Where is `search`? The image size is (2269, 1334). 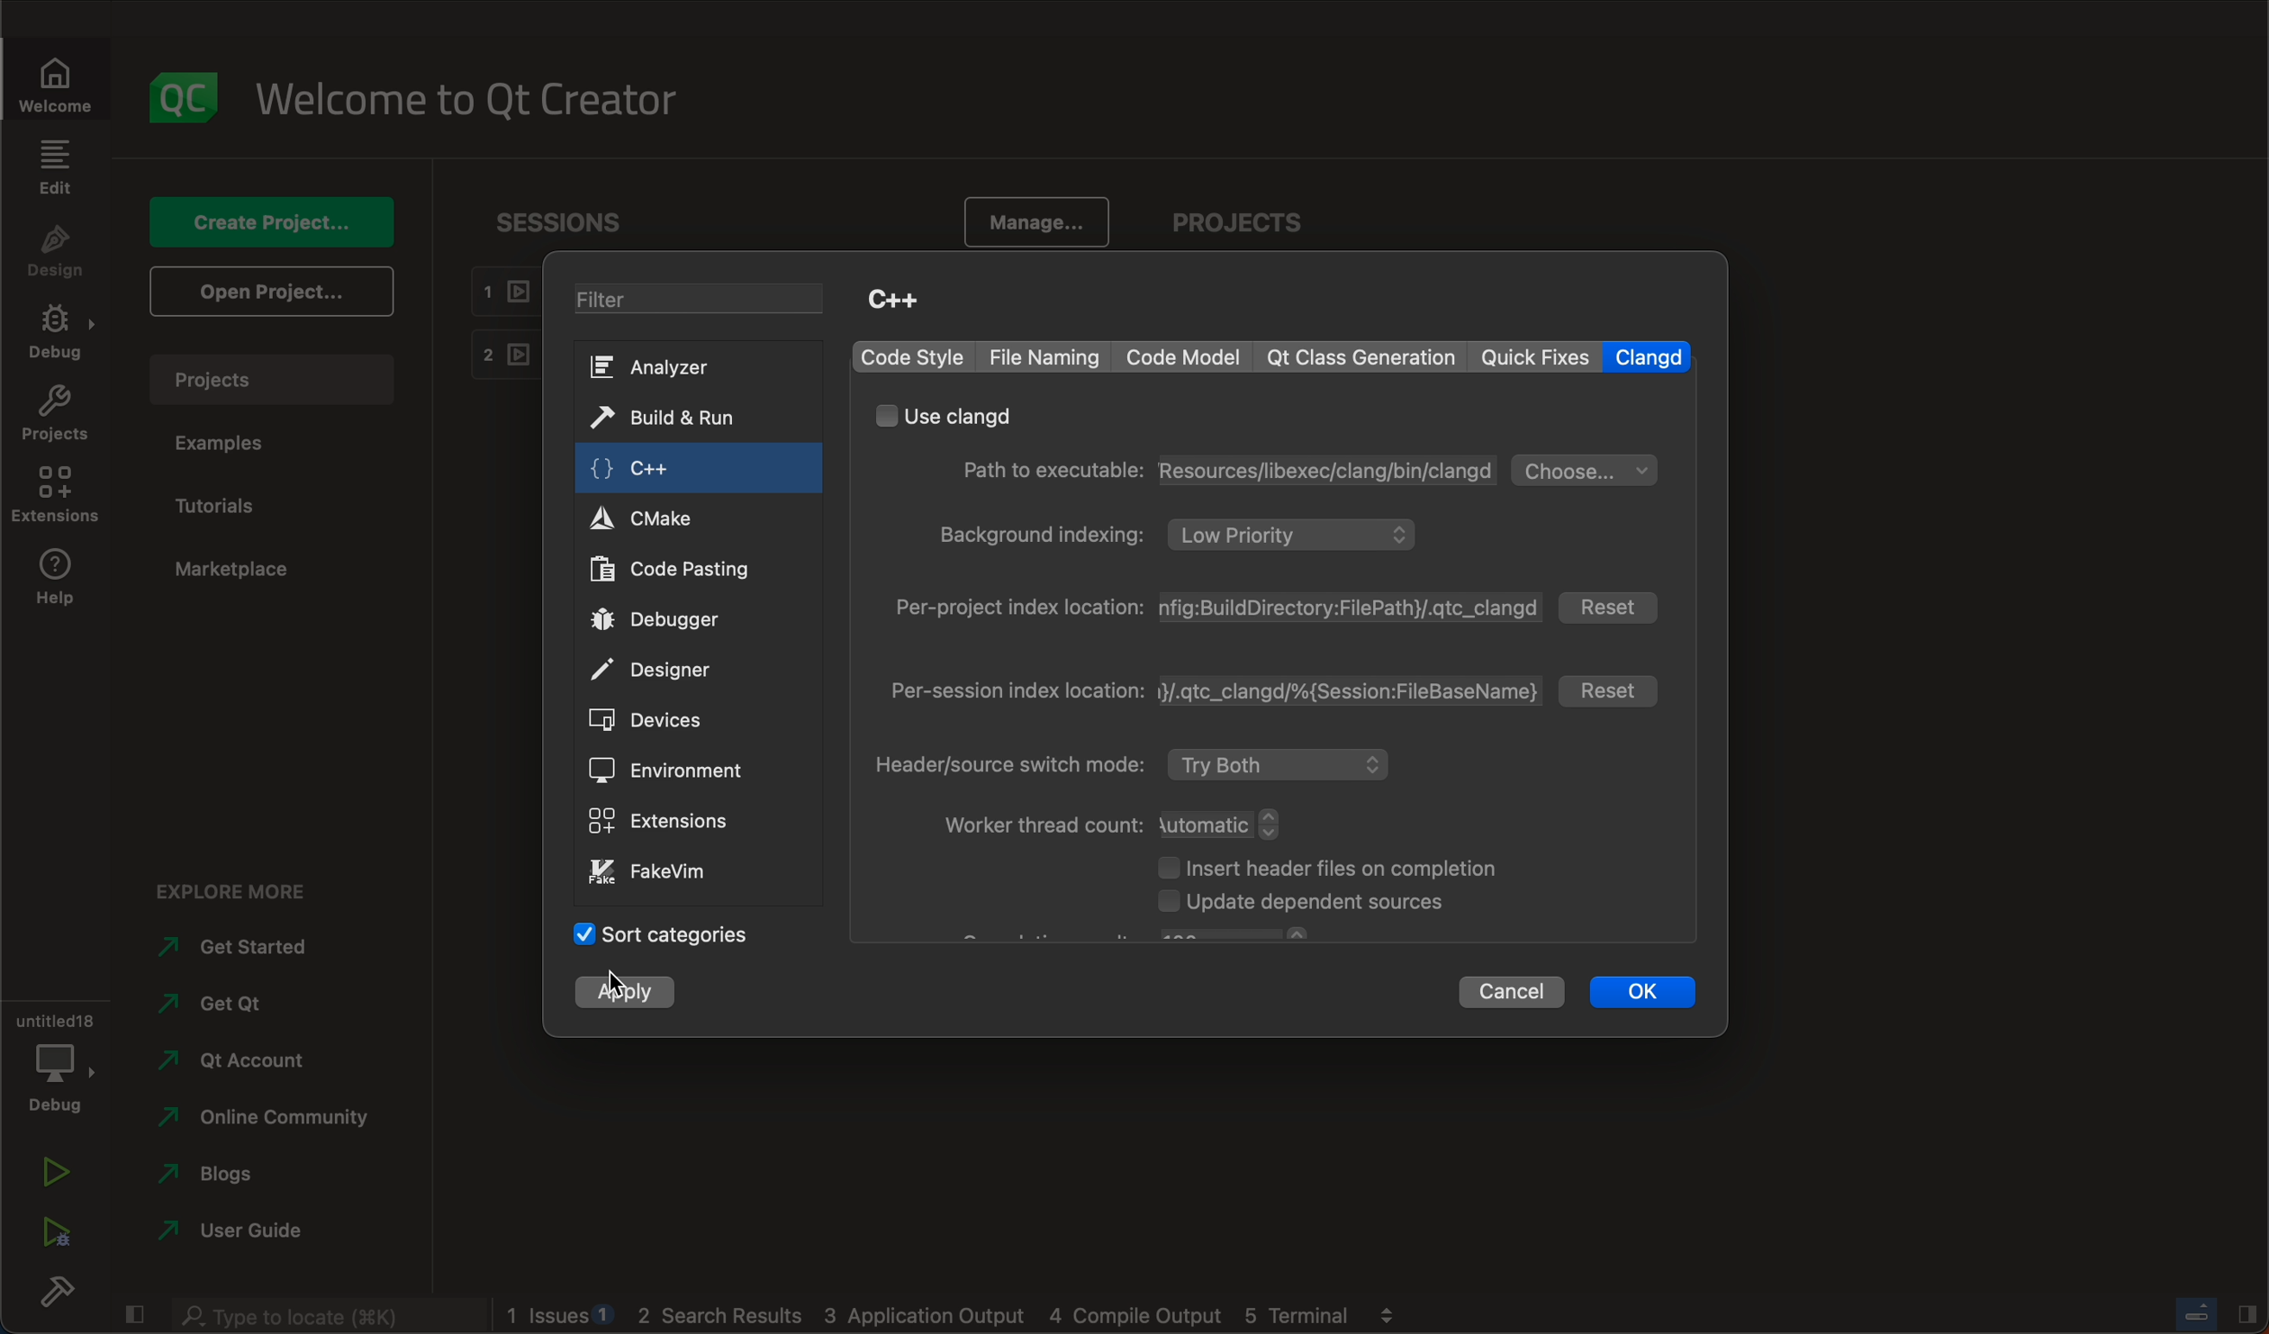
search is located at coordinates (322, 1315).